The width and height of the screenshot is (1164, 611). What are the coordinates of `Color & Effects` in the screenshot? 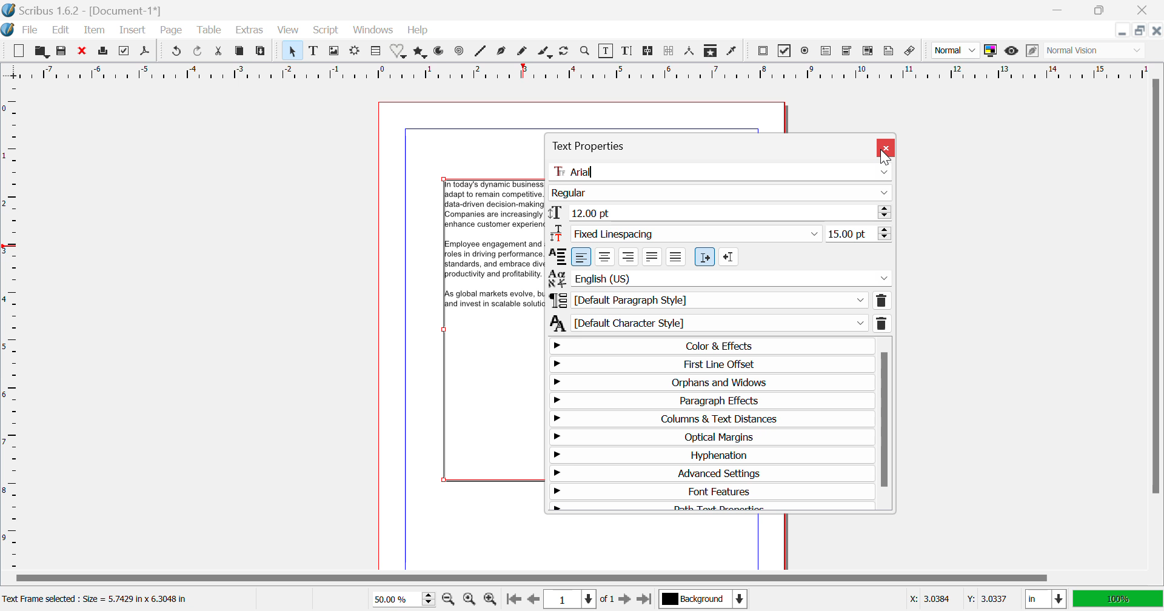 It's located at (709, 345).